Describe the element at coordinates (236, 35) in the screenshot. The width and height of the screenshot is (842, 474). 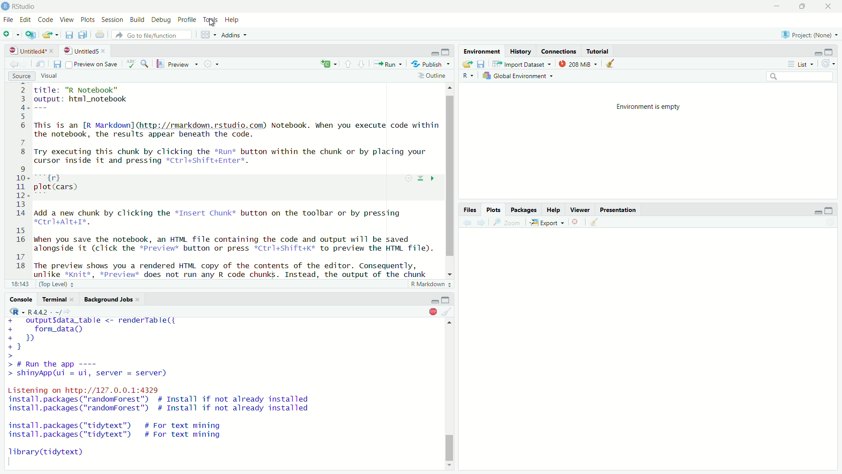
I see `Addins` at that location.